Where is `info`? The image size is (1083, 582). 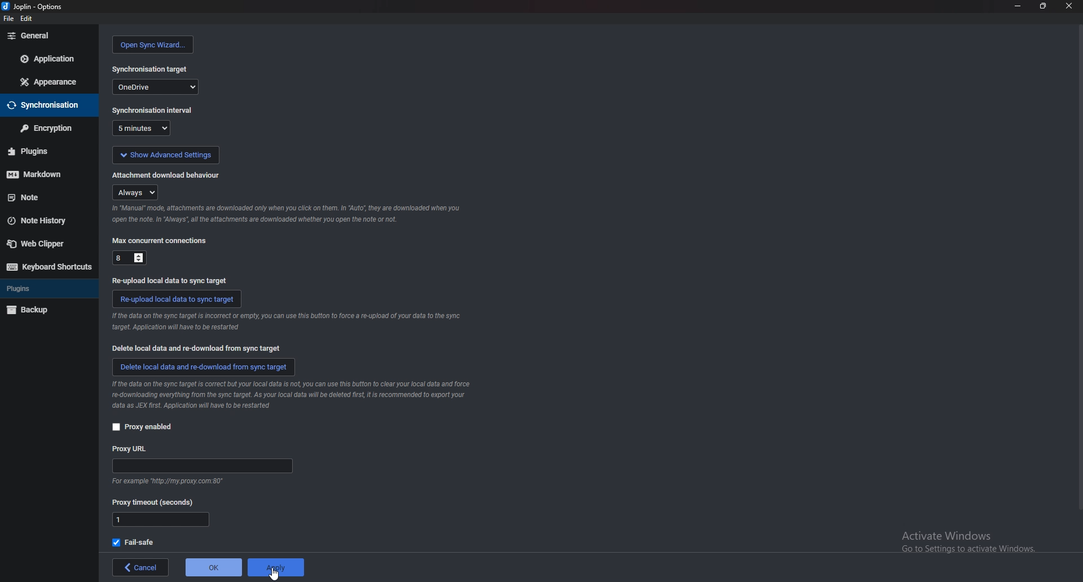 info is located at coordinates (170, 480).